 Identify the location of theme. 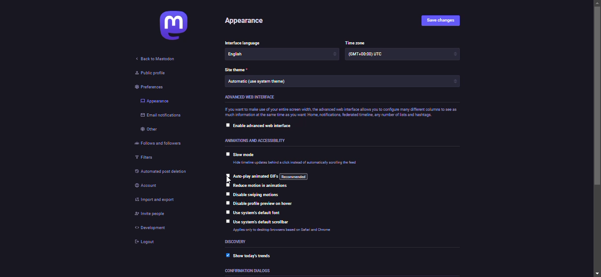
(235, 70).